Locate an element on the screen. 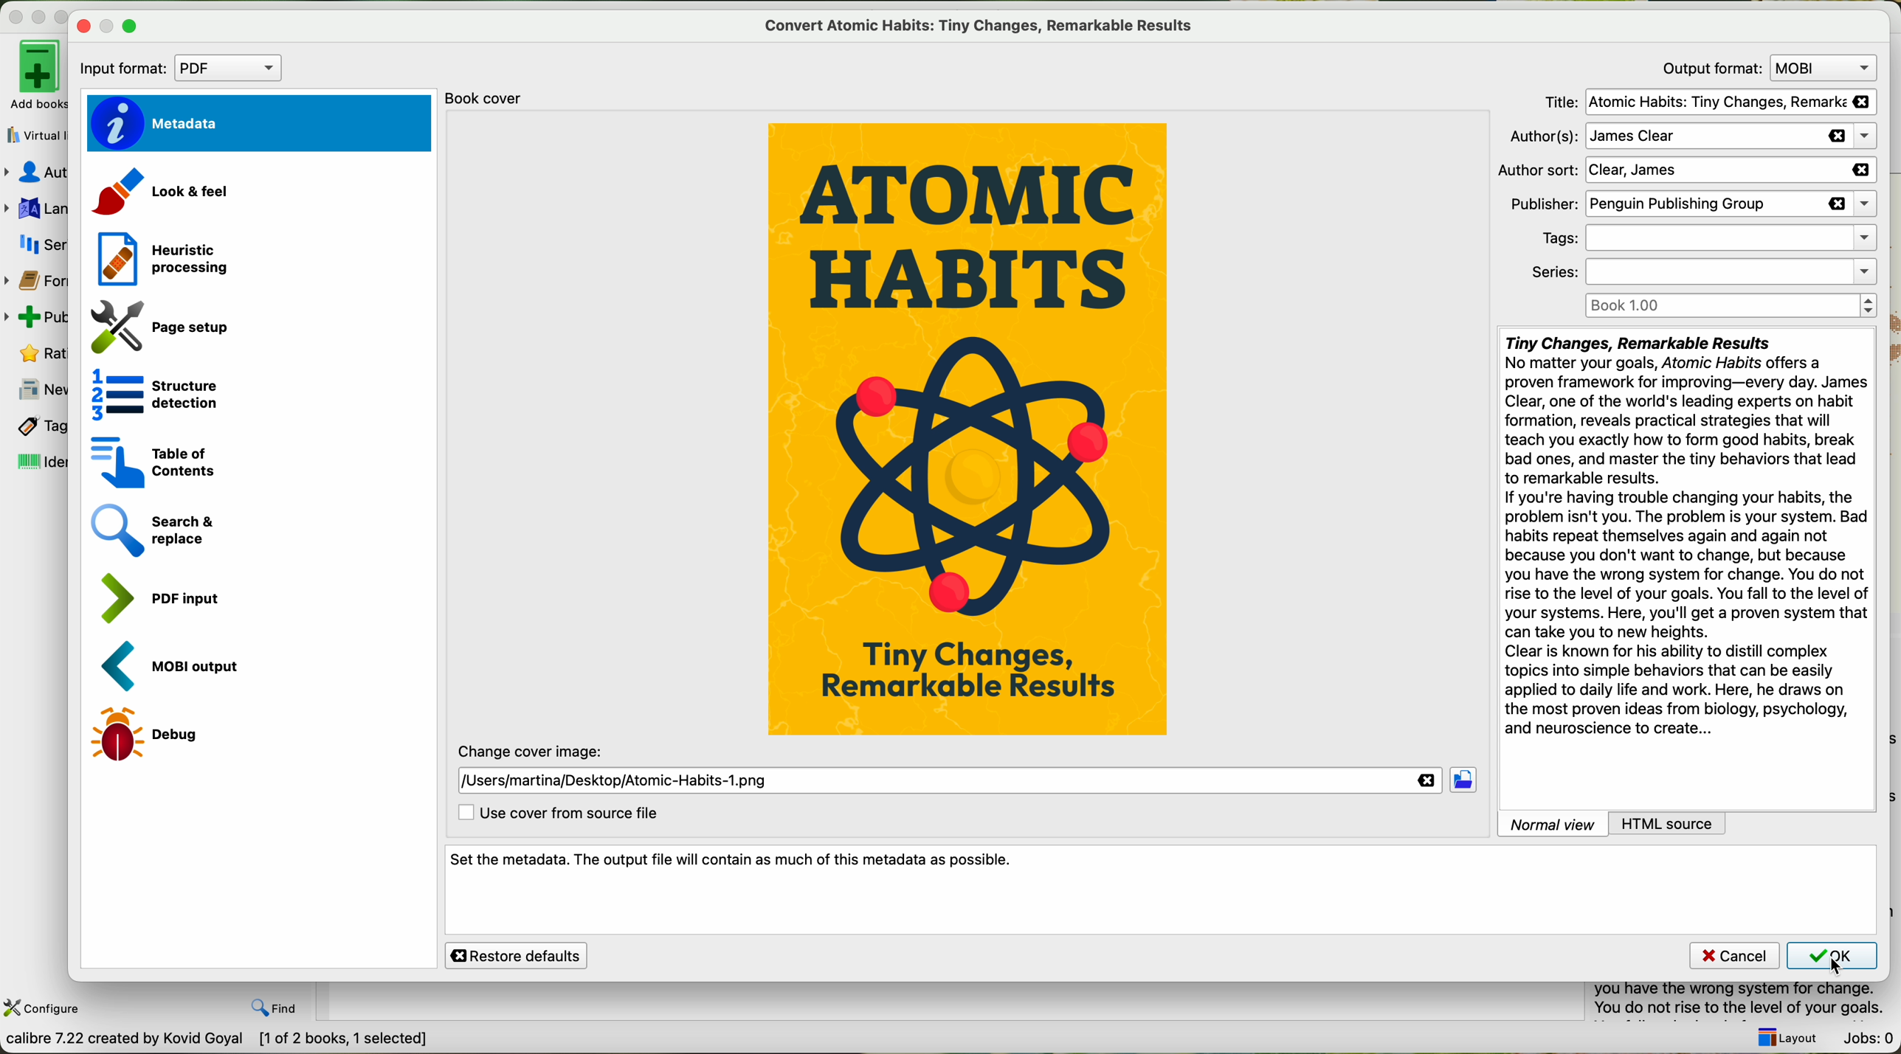  languages is located at coordinates (33, 210).